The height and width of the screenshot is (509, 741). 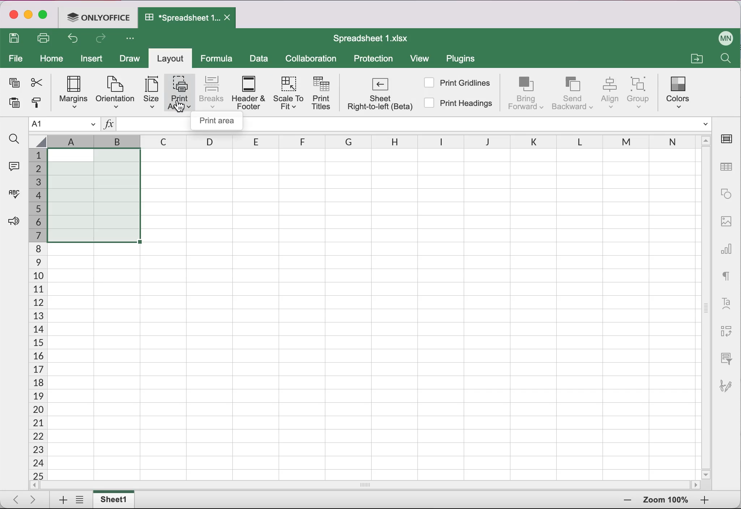 I want to click on customize quick access toolbar, so click(x=132, y=39).